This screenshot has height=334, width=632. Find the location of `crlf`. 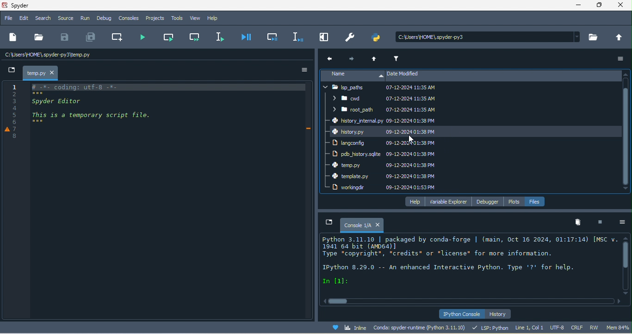

crlf is located at coordinates (579, 327).